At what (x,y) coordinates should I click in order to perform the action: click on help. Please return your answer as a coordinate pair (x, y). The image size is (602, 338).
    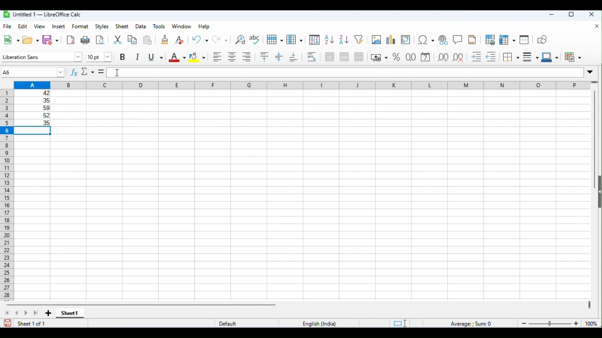
    Looking at the image, I should click on (205, 27).